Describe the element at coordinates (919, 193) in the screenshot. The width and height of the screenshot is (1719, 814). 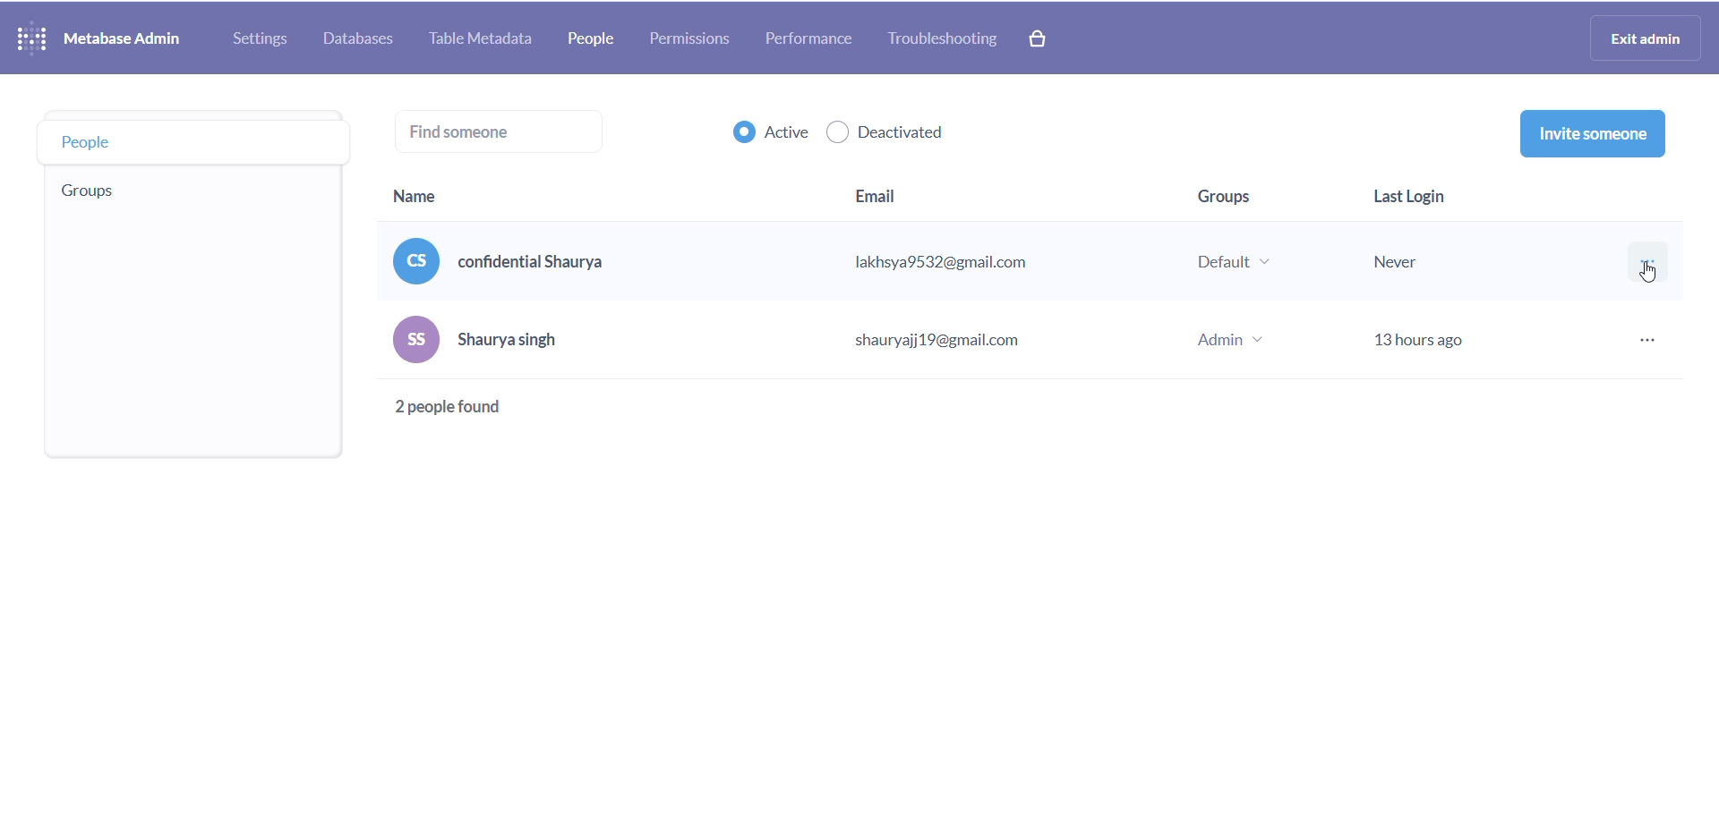
I see `email heading` at that location.